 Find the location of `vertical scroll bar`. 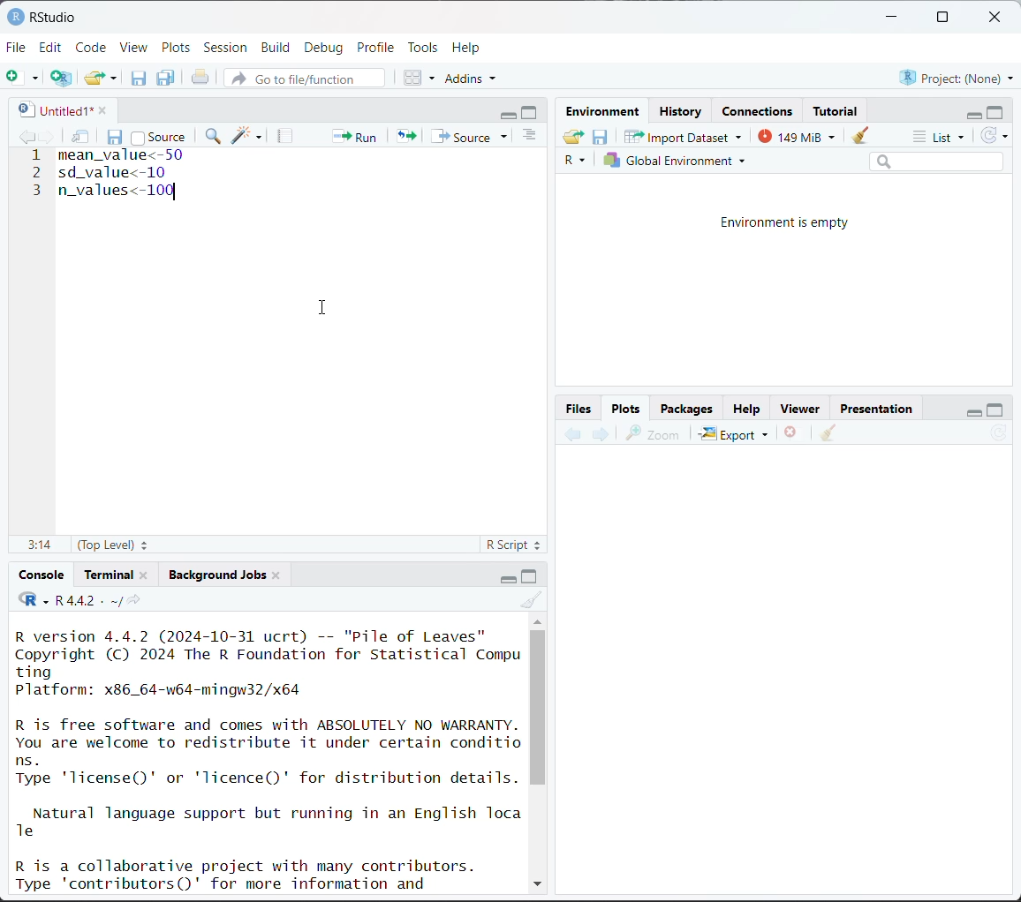

vertical scroll bar is located at coordinates (538, 707).